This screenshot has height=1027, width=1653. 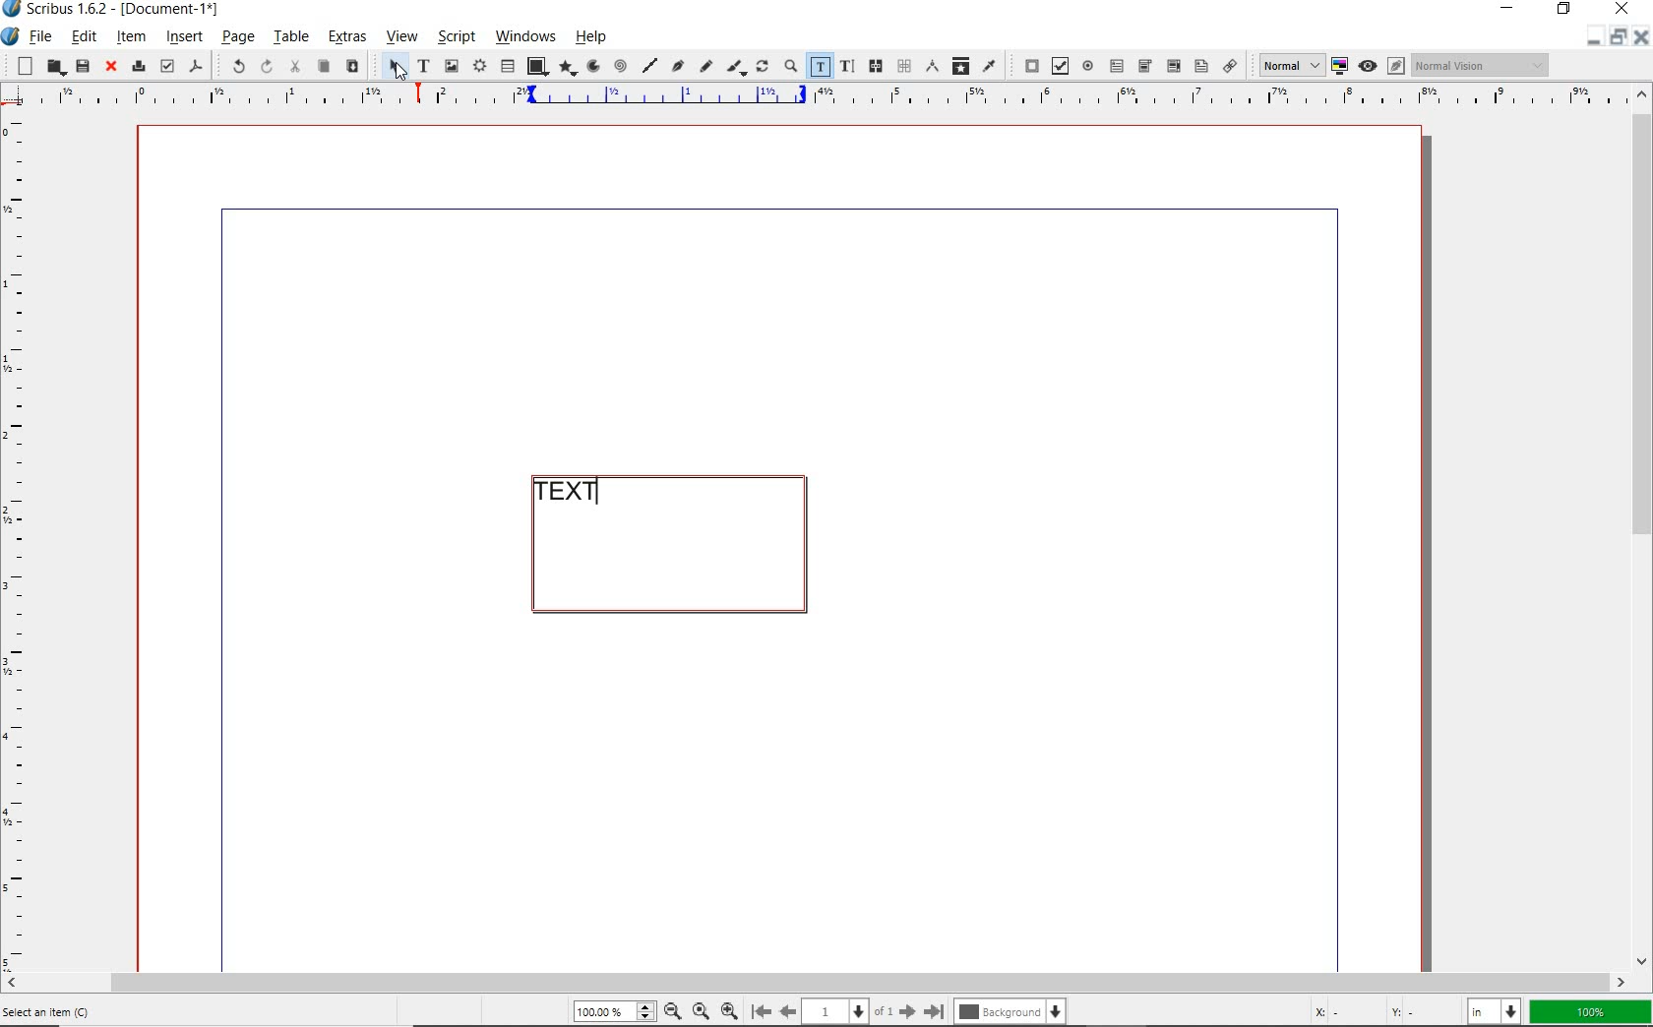 What do you see at coordinates (706, 67) in the screenshot?
I see `freehand line` at bounding box center [706, 67].